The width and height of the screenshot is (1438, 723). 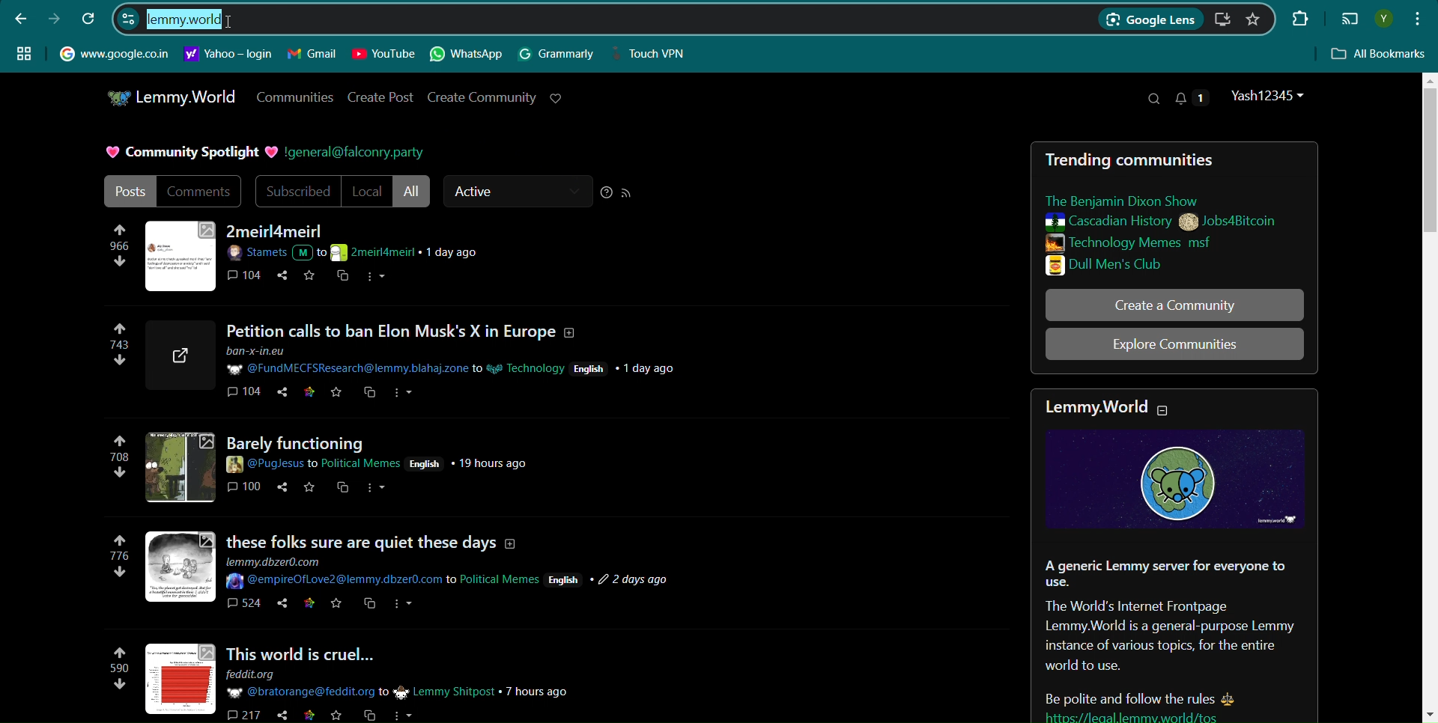 I want to click on Create Community, so click(x=482, y=97).